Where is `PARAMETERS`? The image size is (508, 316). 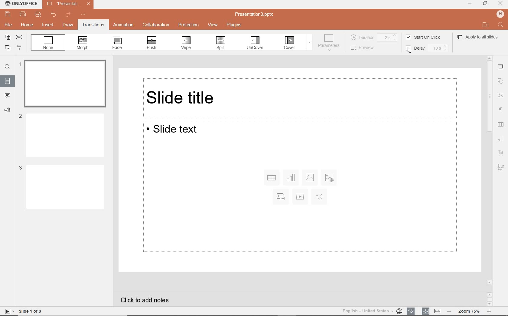
PARAMETERS is located at coordinates (330, 43).